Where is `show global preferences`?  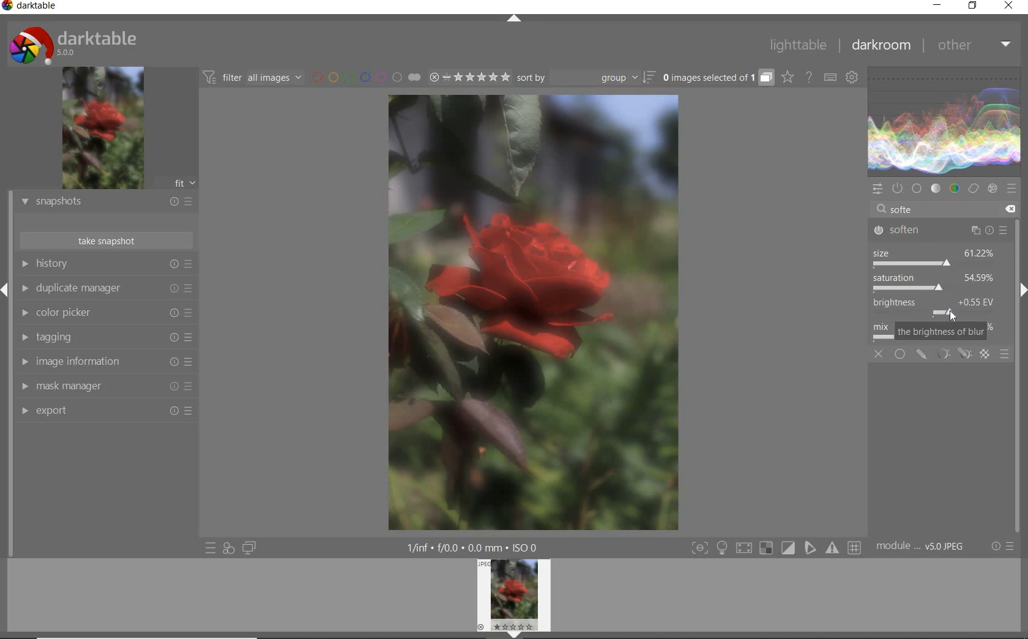 show global preferences is located at coordinates (851, 78).